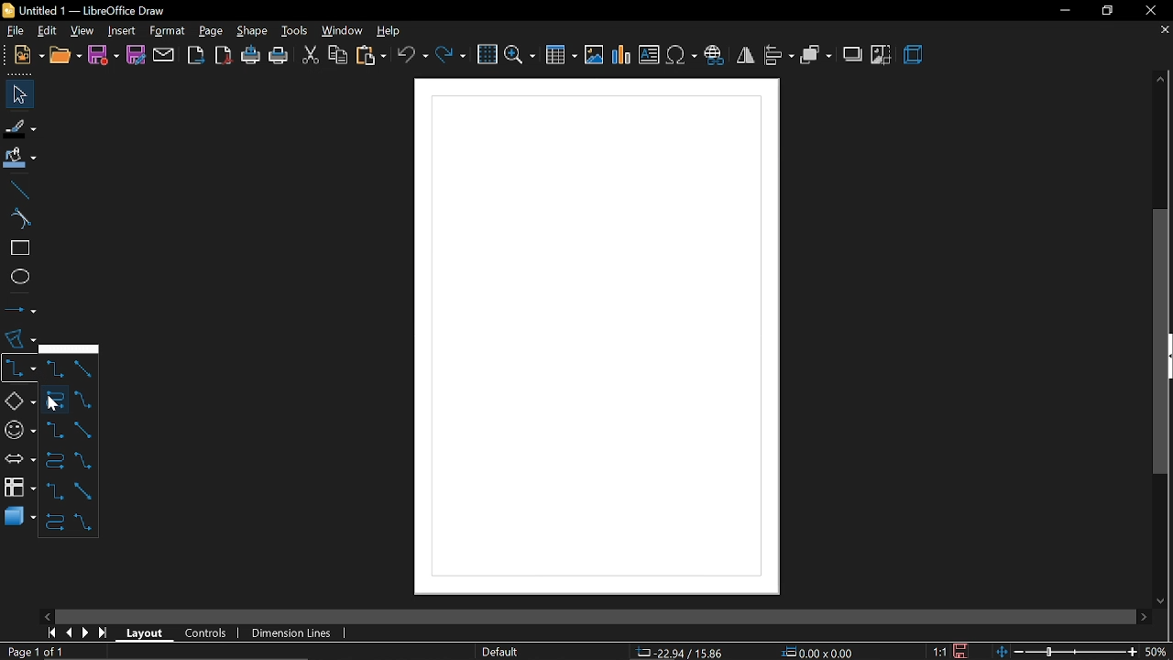 Image resolution: width=1173 pixels, height=660 pixels. What do you see at coordinates (1061, 11) in the screenshot?
I see `minimize` at bounding box center [1061, 11].